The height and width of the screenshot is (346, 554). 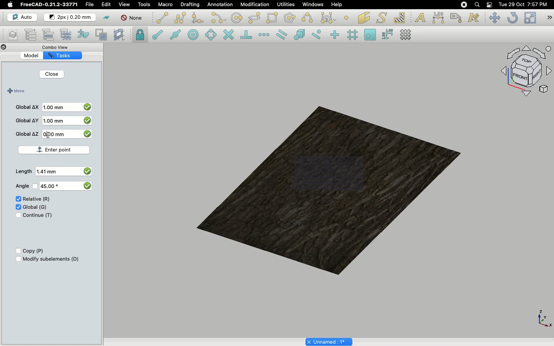 I want to click on 0.00 mm, so click(x=59, y=134).